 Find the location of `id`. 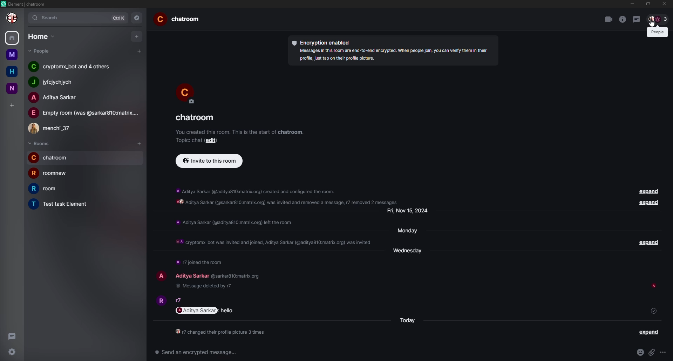

id is located at coordinates (234, 277).